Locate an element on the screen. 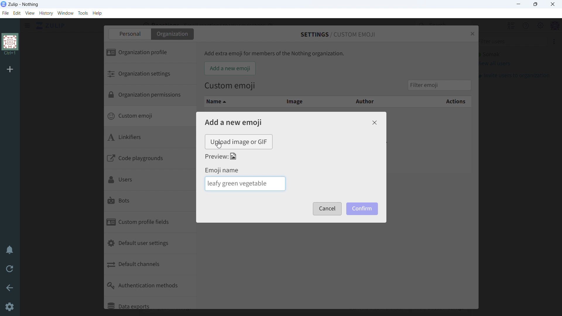  maximize is located at coordinates (536, 4).